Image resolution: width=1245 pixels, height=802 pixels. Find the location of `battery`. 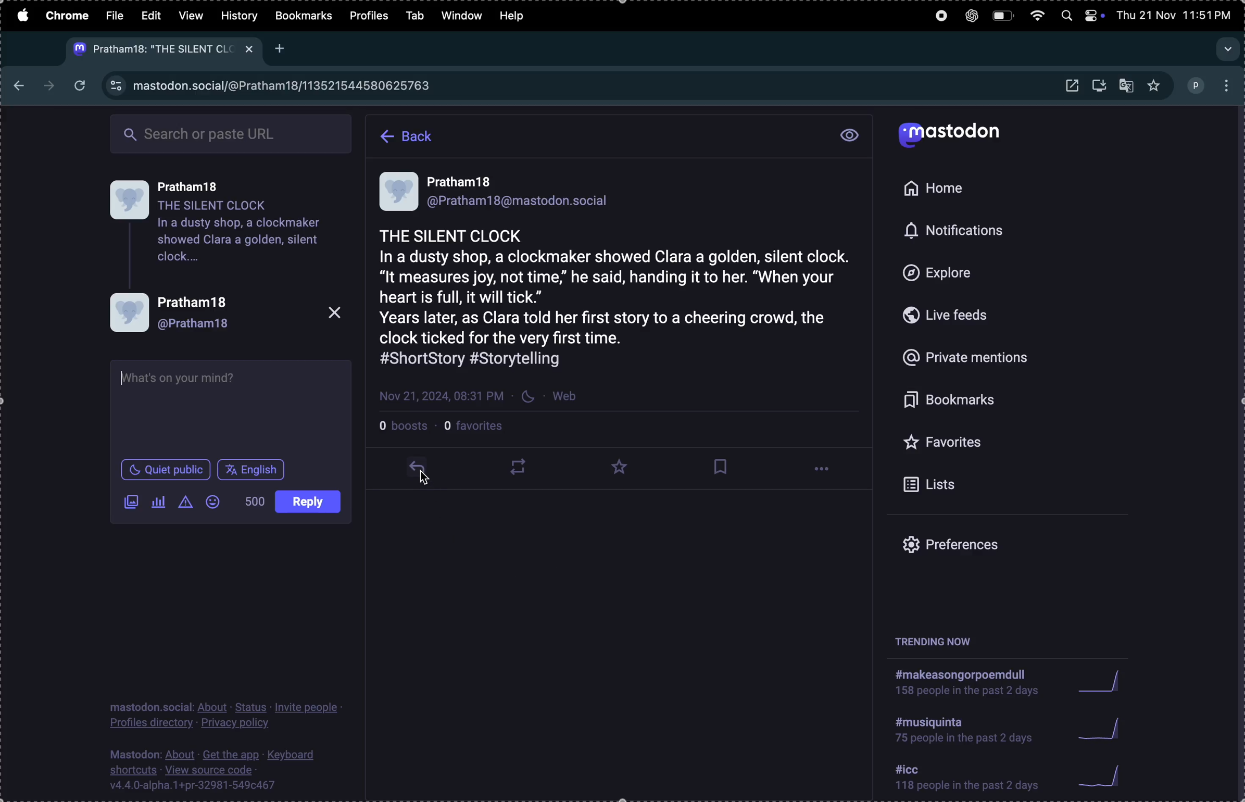

battery is located at coordinates (1002, 17).